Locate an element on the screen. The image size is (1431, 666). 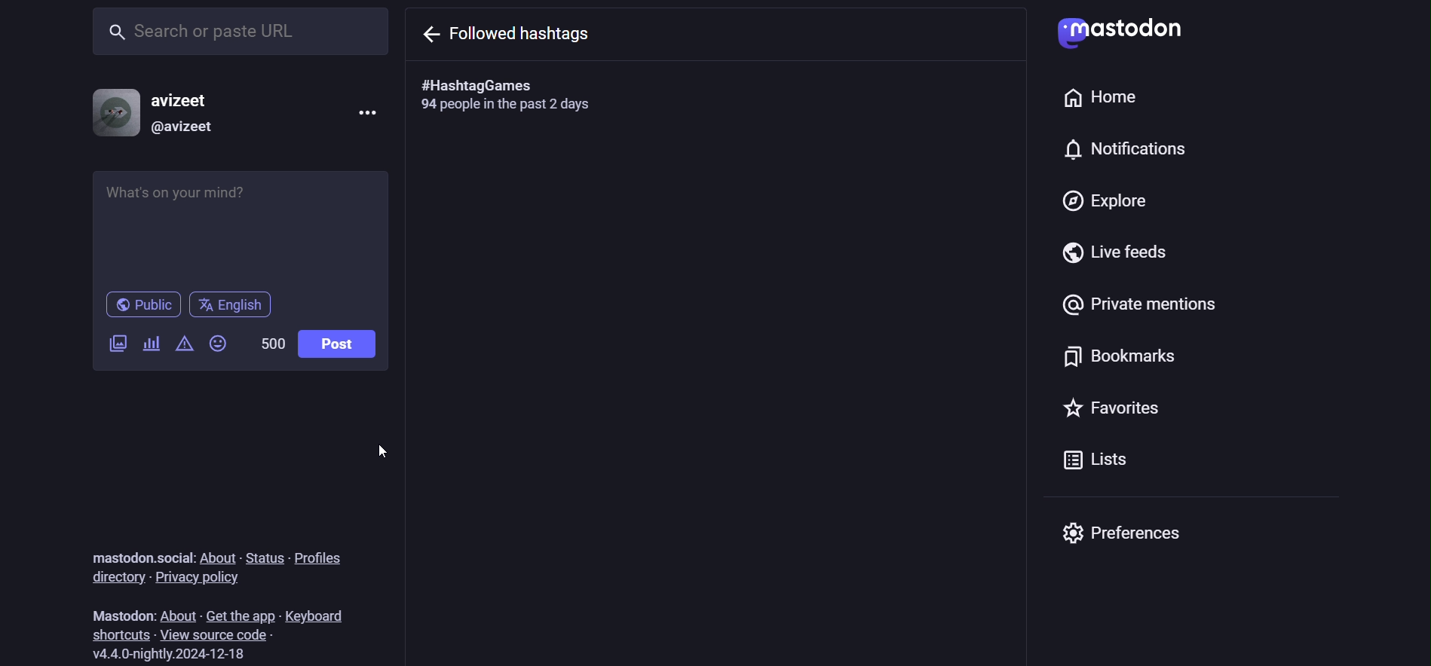
@avizeet is located at coordinates (189, 130).